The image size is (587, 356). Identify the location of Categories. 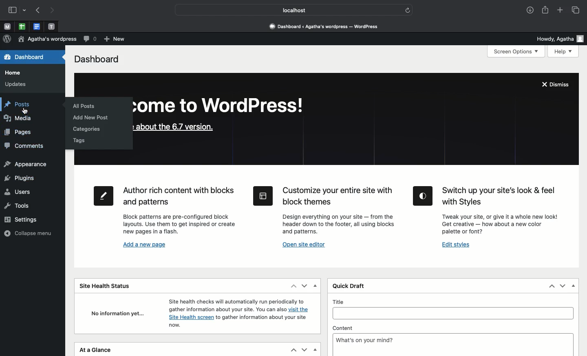
(87, 129).